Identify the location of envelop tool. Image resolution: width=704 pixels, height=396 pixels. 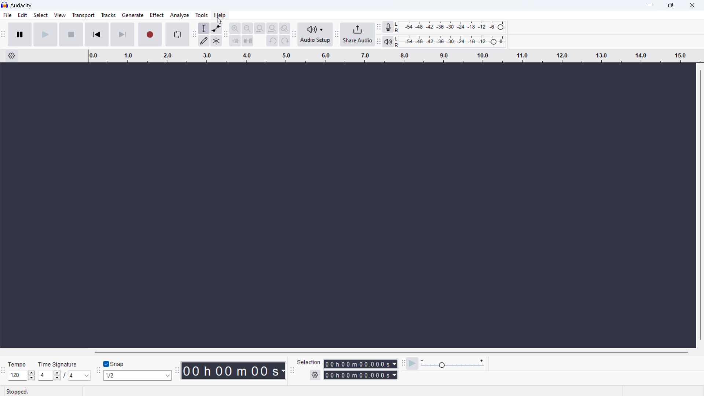
(217, 29).